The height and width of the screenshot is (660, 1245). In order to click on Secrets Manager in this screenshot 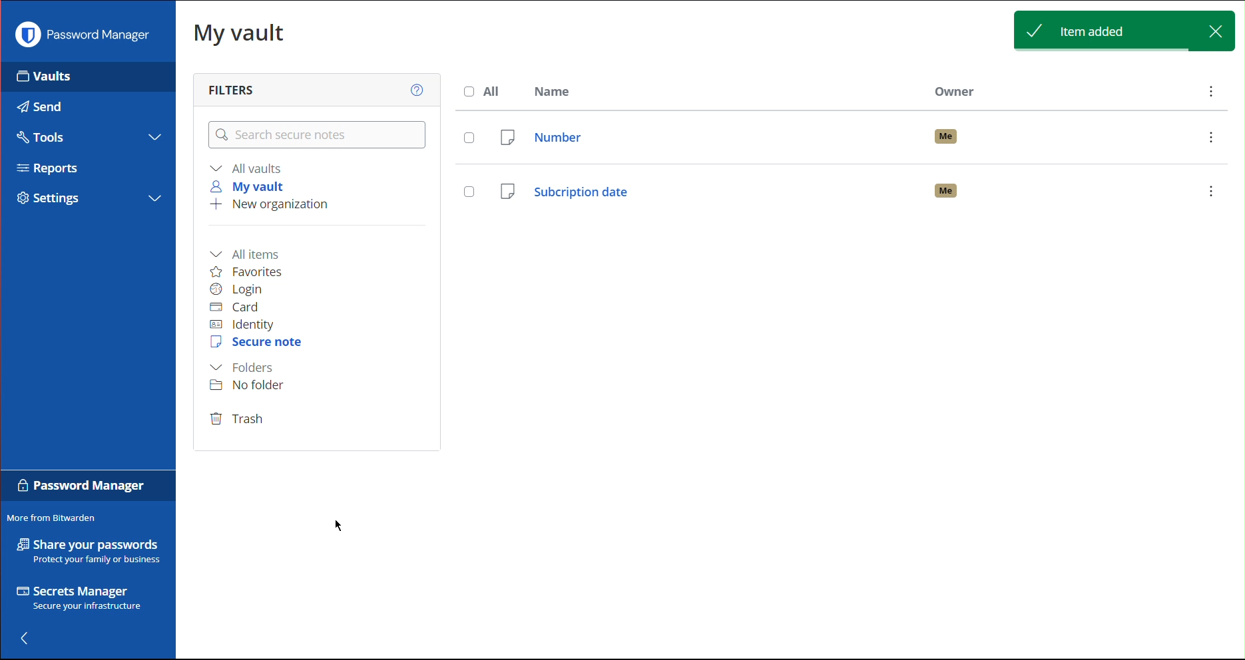, I will do `click(84, 599)`.